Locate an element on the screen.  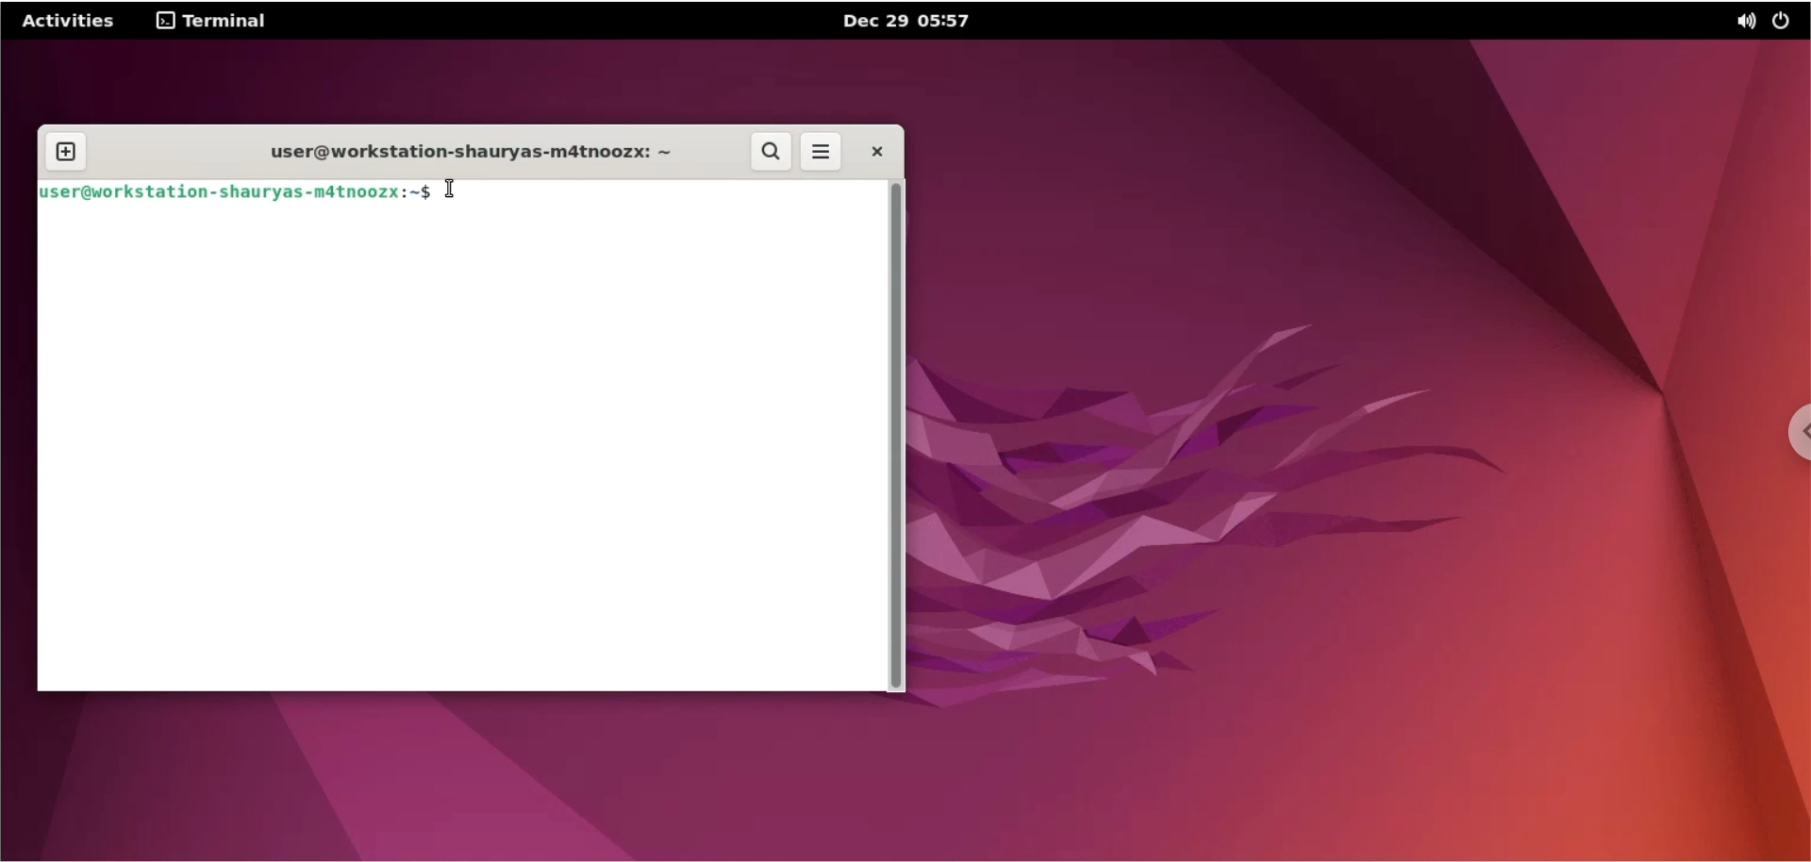
Activities is located at coordinates (71, 21).